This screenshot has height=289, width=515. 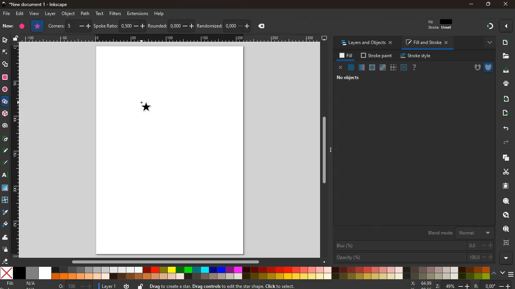 I want to click on menu, so click(x=511, y=274).